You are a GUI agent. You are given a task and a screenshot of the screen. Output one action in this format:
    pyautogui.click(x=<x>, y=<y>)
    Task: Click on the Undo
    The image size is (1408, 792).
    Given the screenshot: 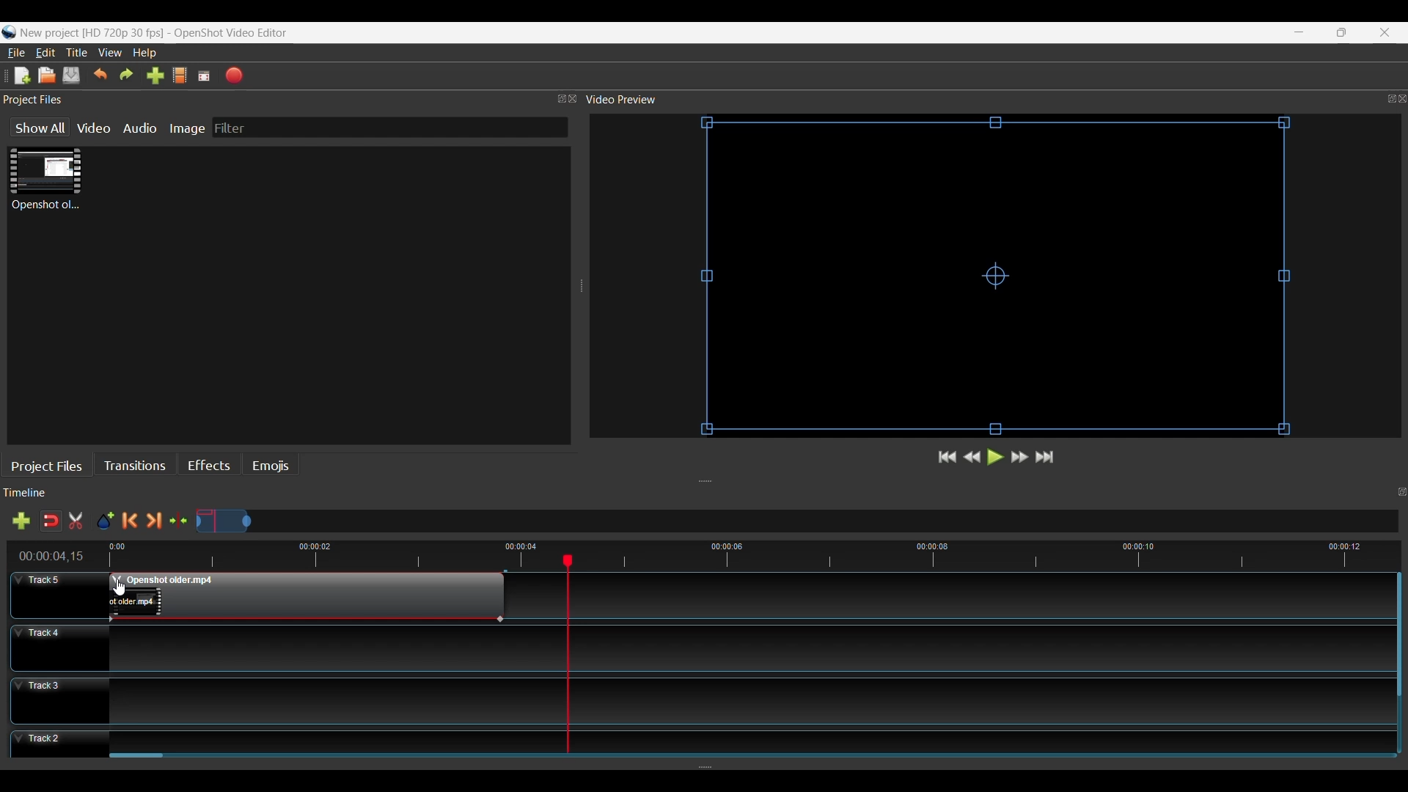 What is the action you would take?
    pyautogui.click(x=100, y=76)
    